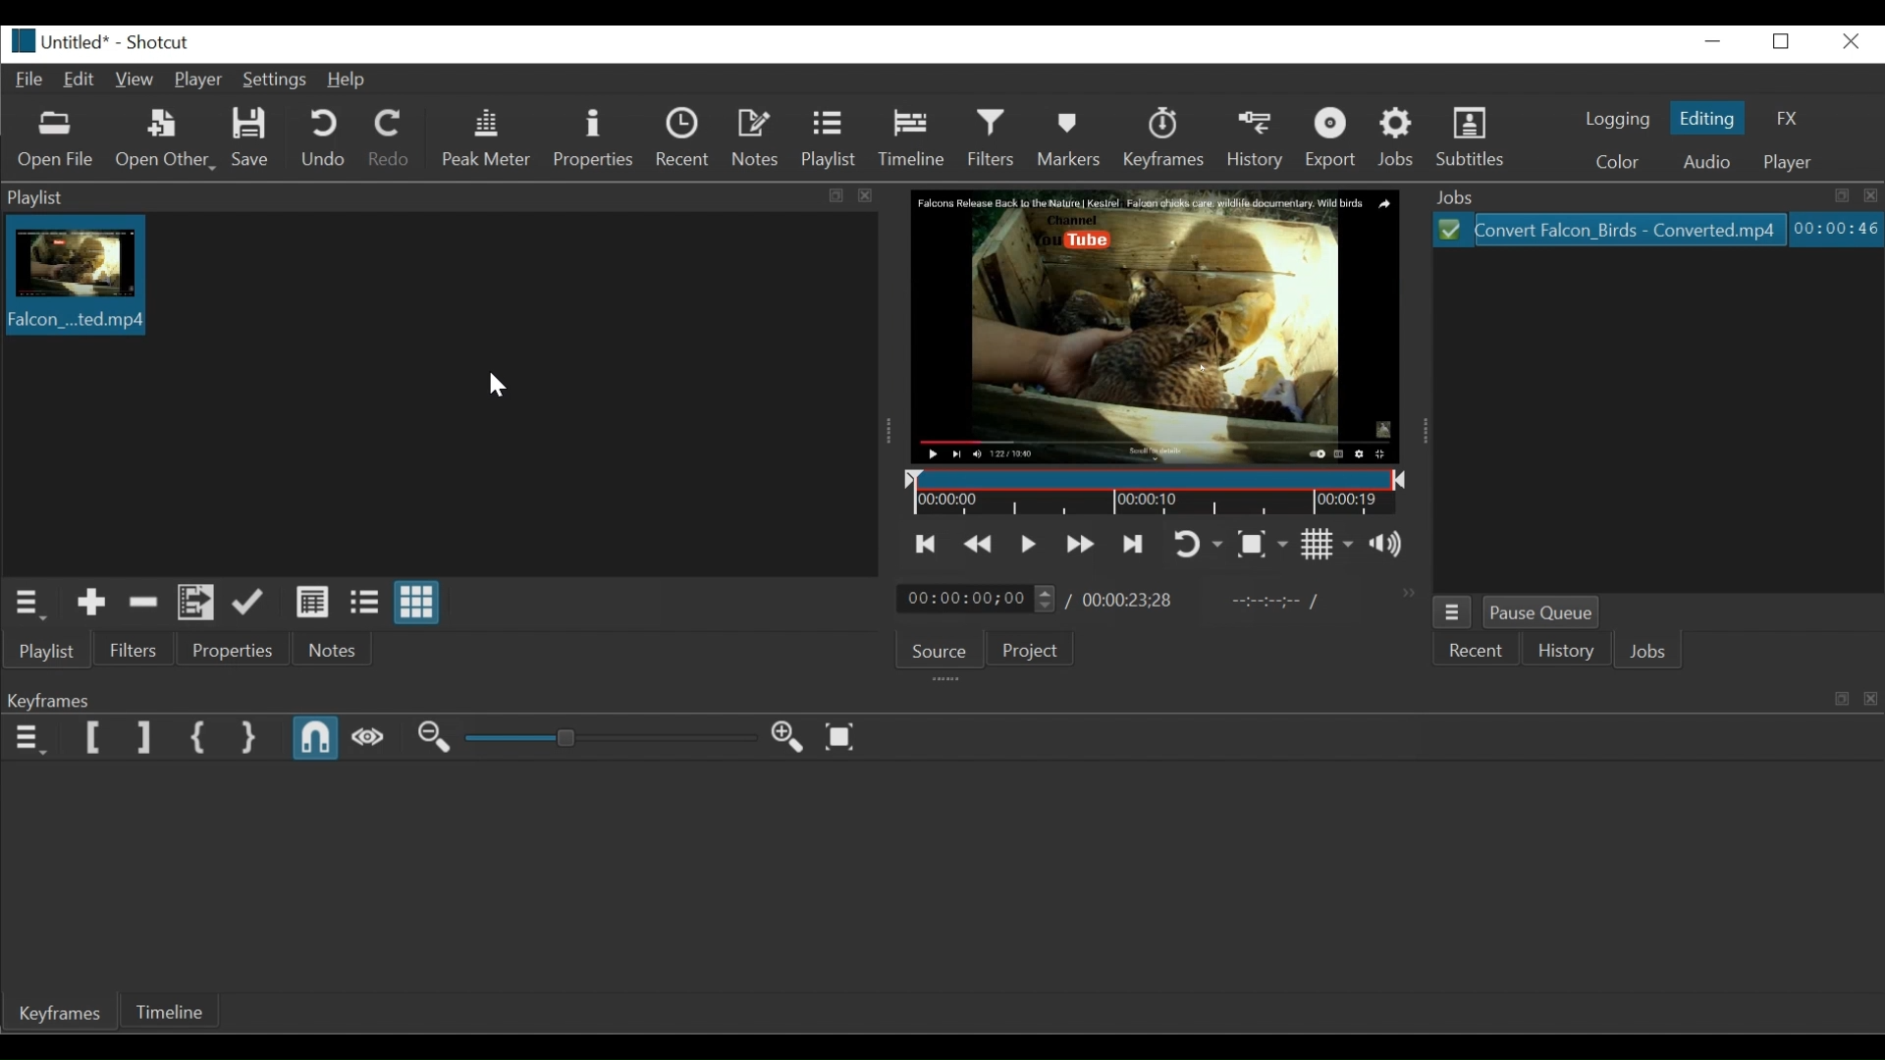 Image resolution: width=1885 pixels, height=1060 pixels. What do you see at coordinates (54, 40) in the screenshot?
I see `File name` at bounding box center [54, 40].